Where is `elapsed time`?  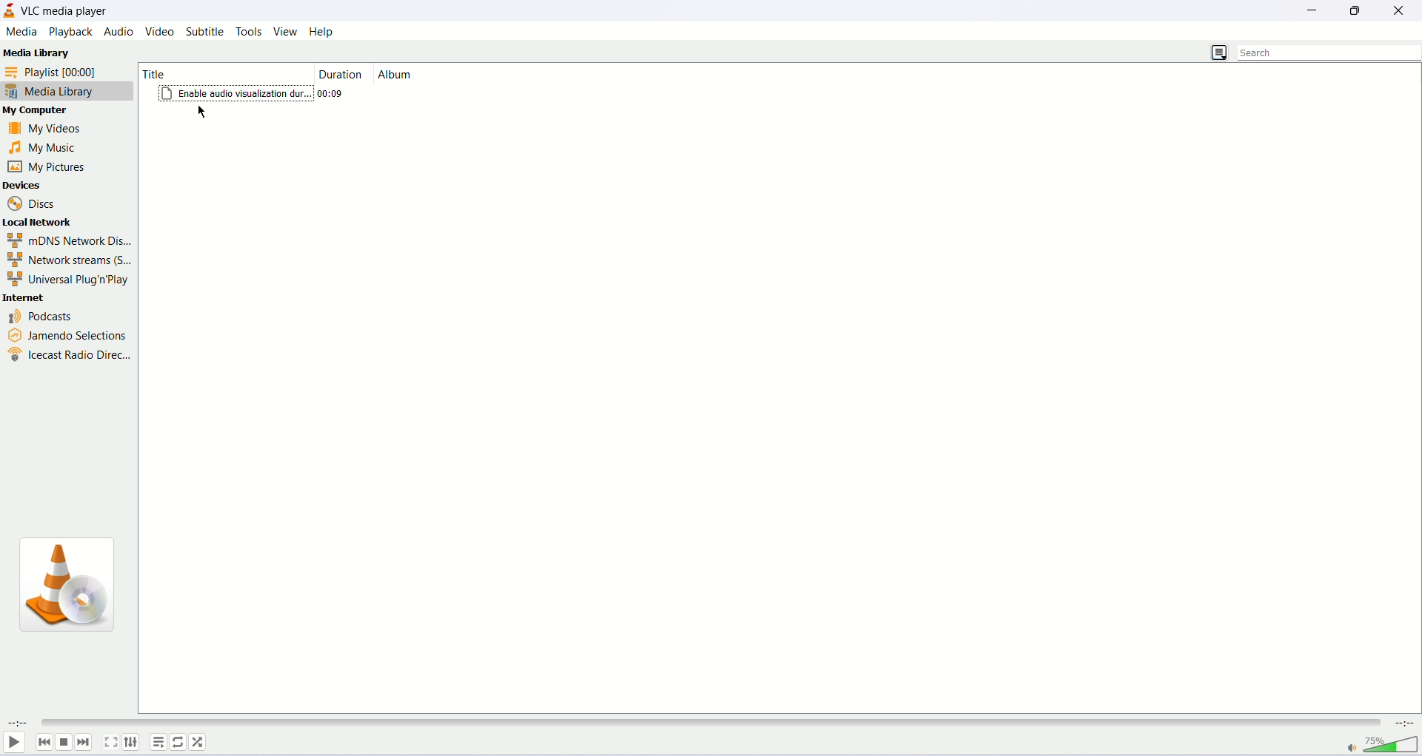
elapsed time is located at coordinates (18, 722).